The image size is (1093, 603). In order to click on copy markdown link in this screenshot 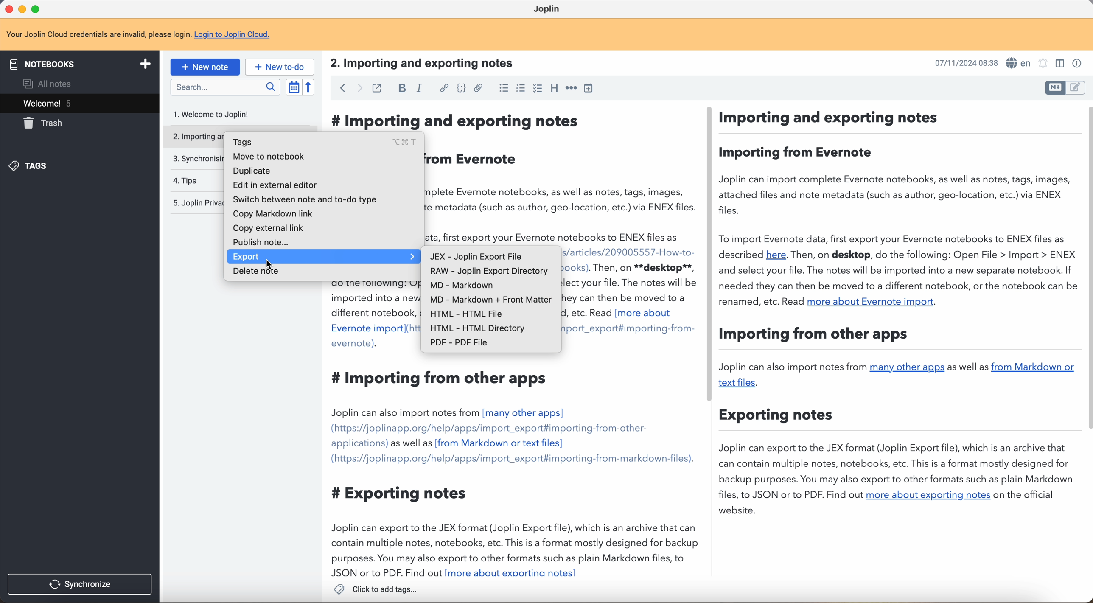, I will do `click(274, 214)`.